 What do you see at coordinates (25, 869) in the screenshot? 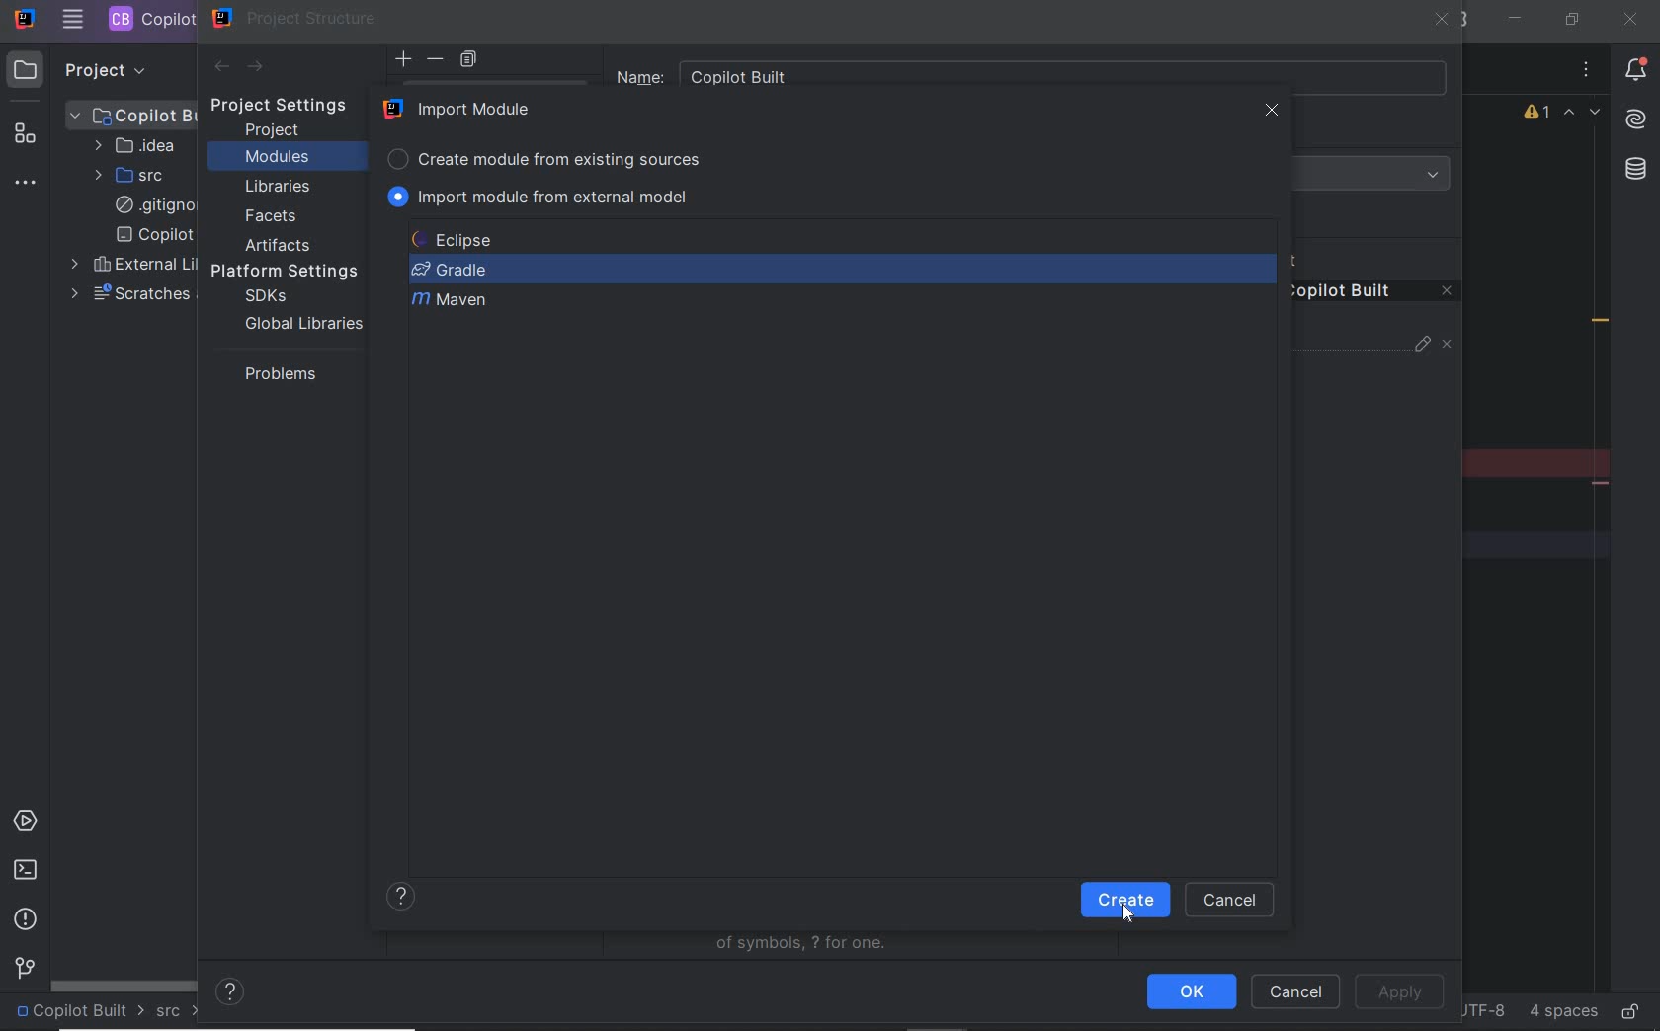
I see `terminal` at bounding box center [25, 869].